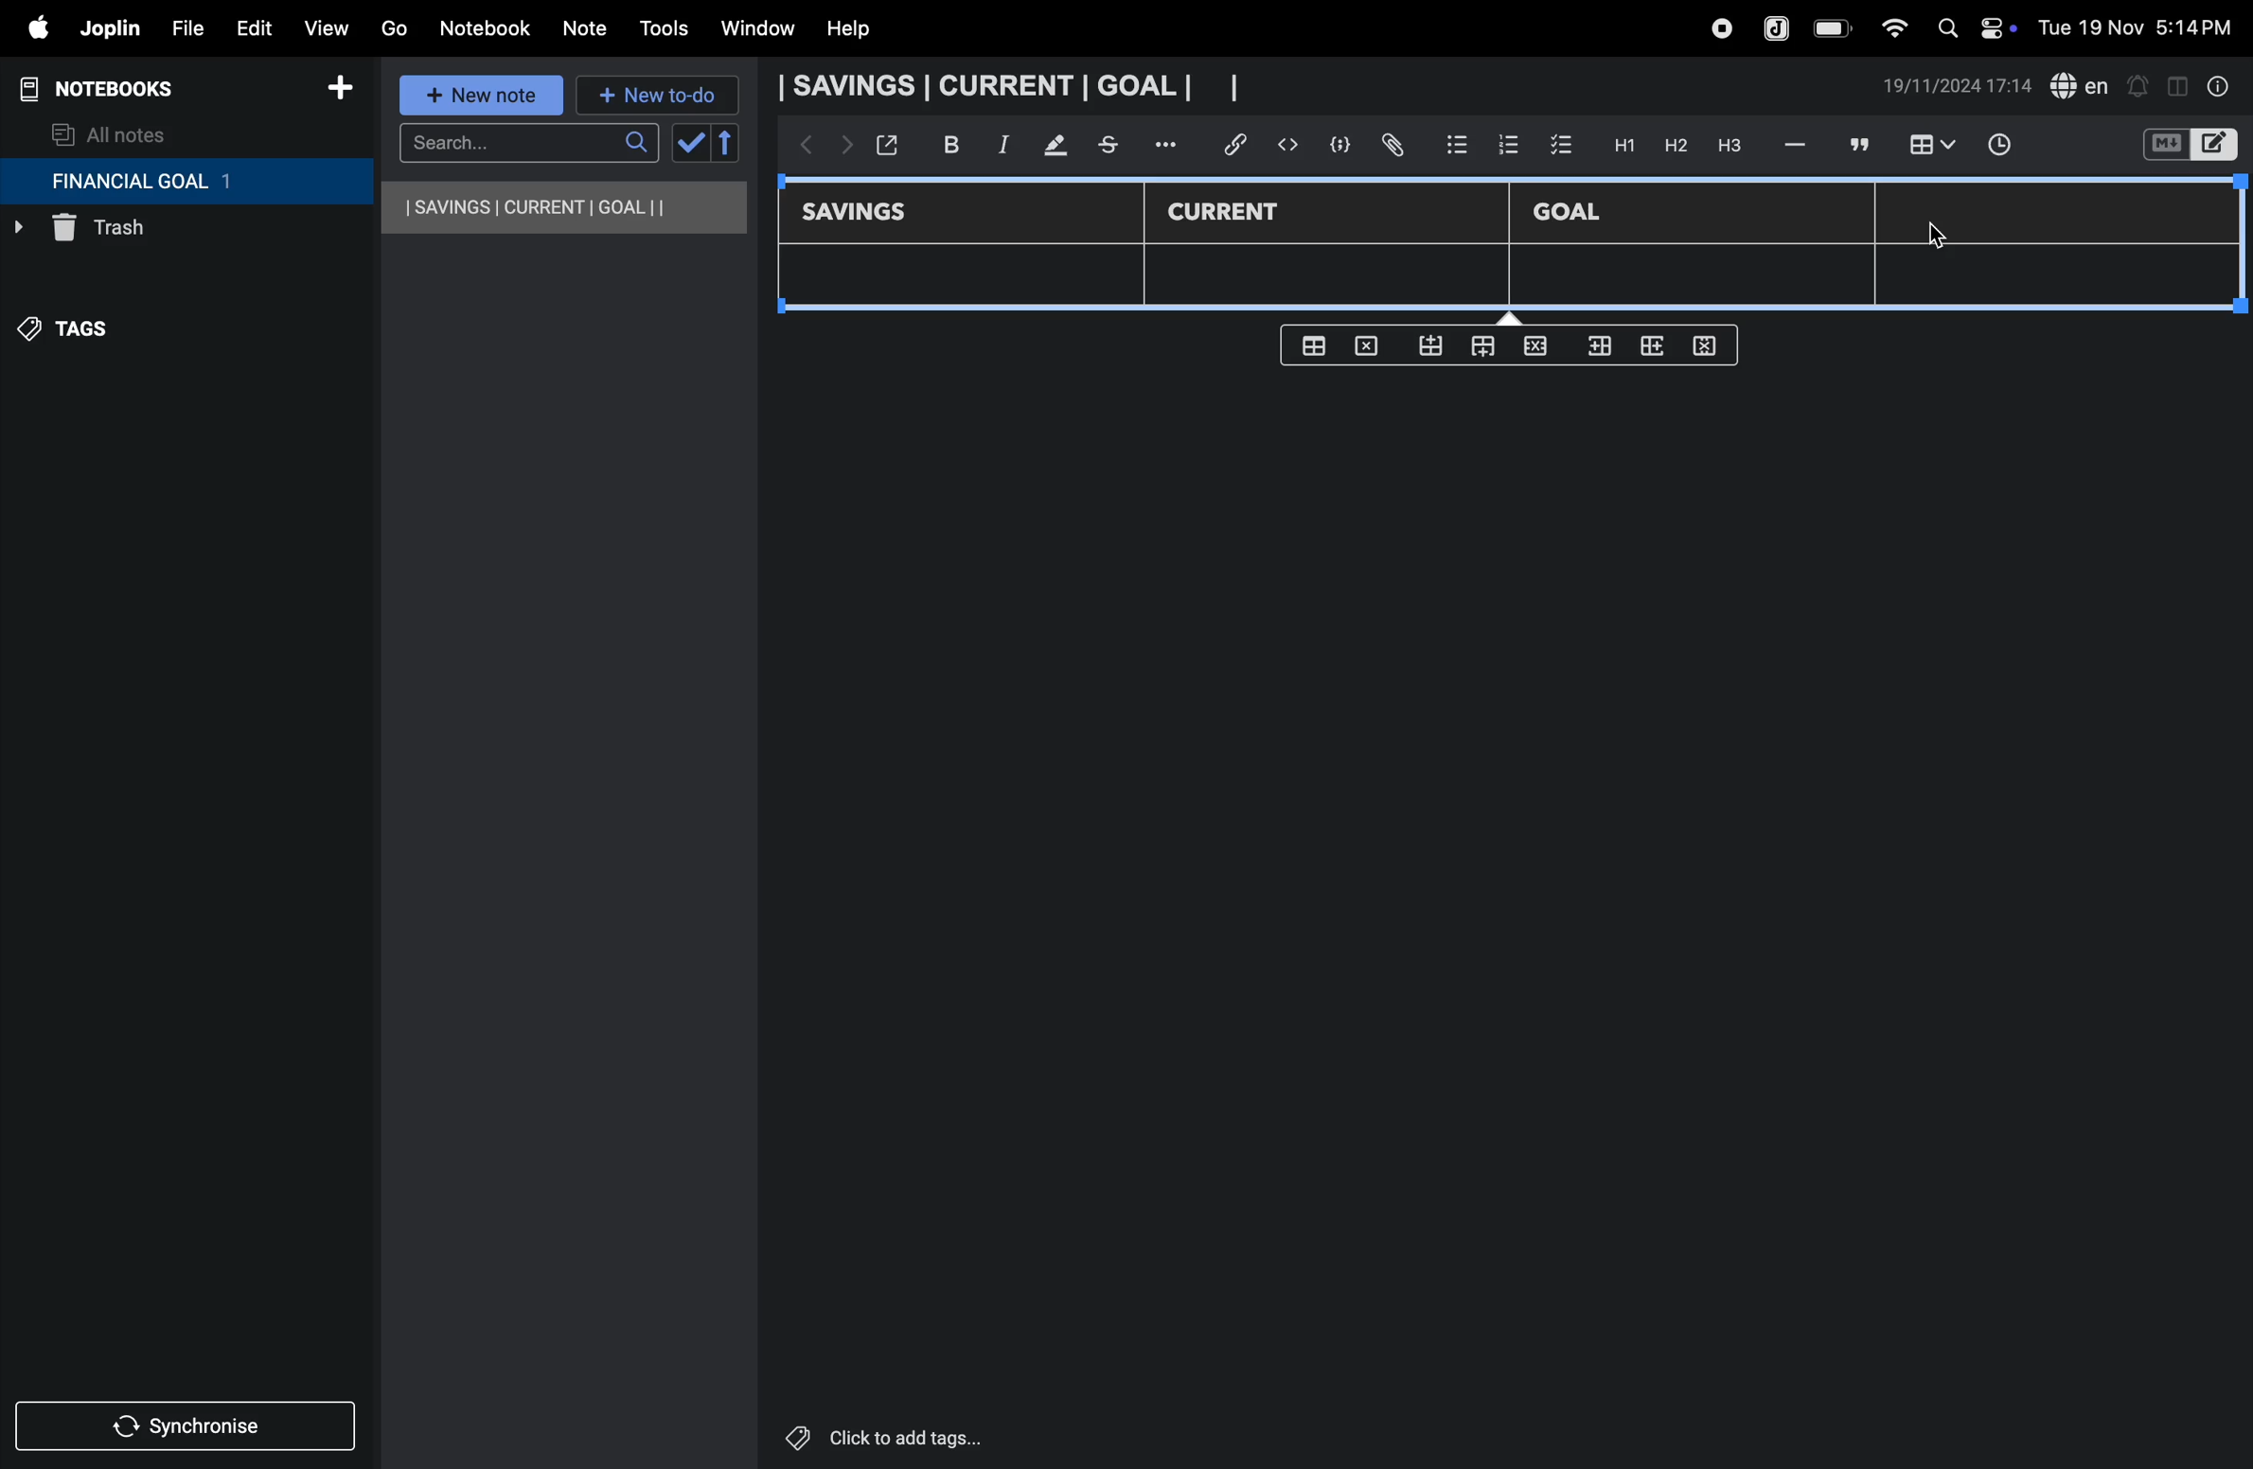  I want to click on new to-do, so click(658, 97).